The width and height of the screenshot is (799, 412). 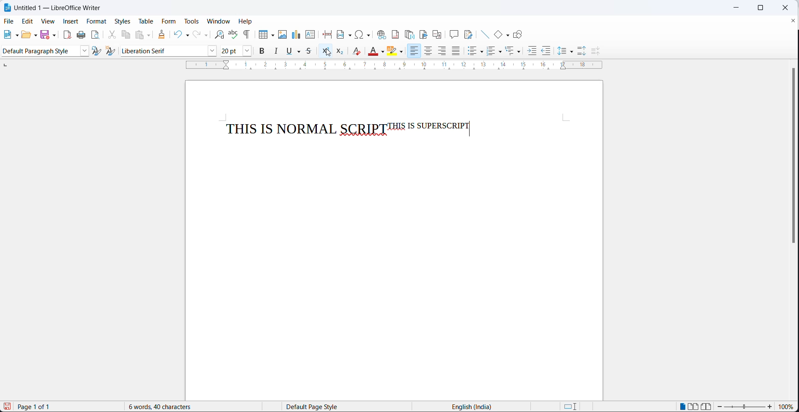 What do you see at coordinates (473, 407) in the screenshot?
I see `text language` at bounding box center [473, 407].